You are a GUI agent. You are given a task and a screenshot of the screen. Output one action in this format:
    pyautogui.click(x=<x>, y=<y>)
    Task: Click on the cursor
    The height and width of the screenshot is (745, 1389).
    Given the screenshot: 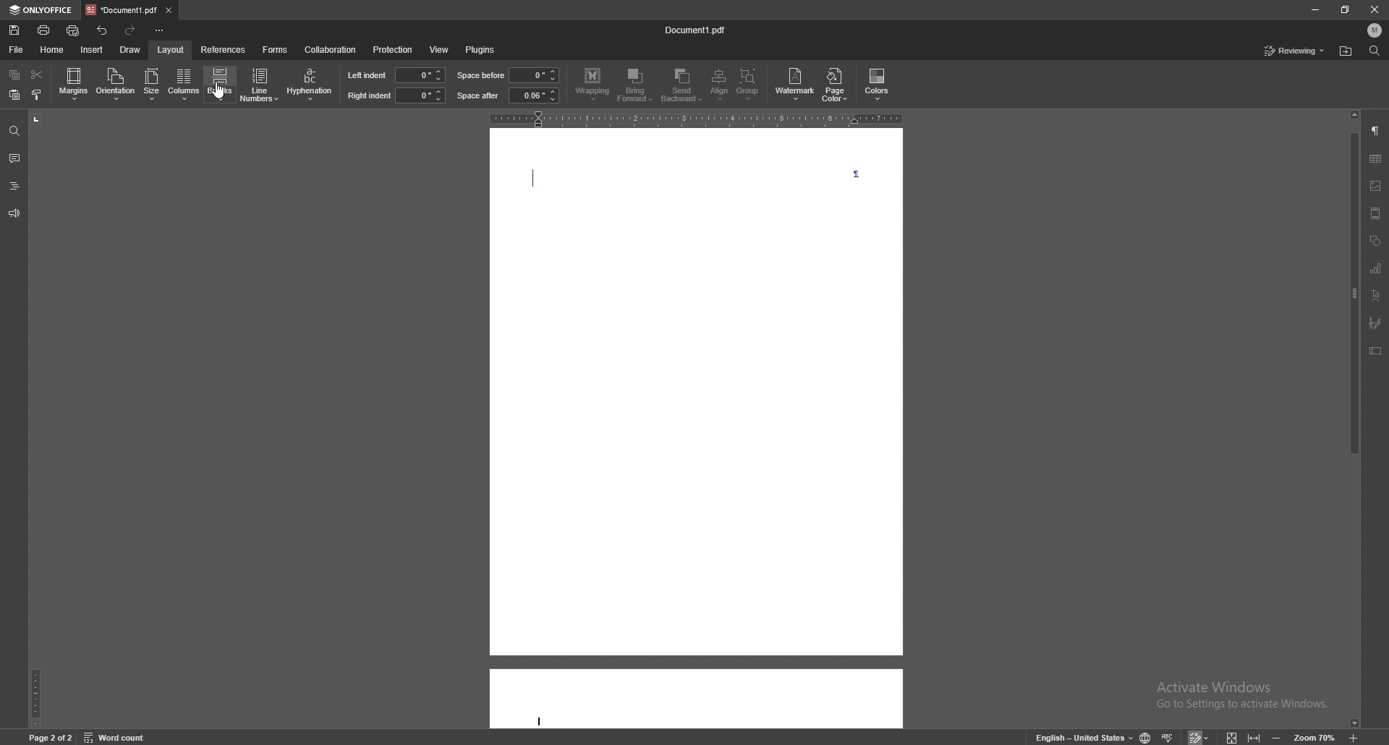 What is the action you would take?
    pyautogui.click(x=223, y=93)
    